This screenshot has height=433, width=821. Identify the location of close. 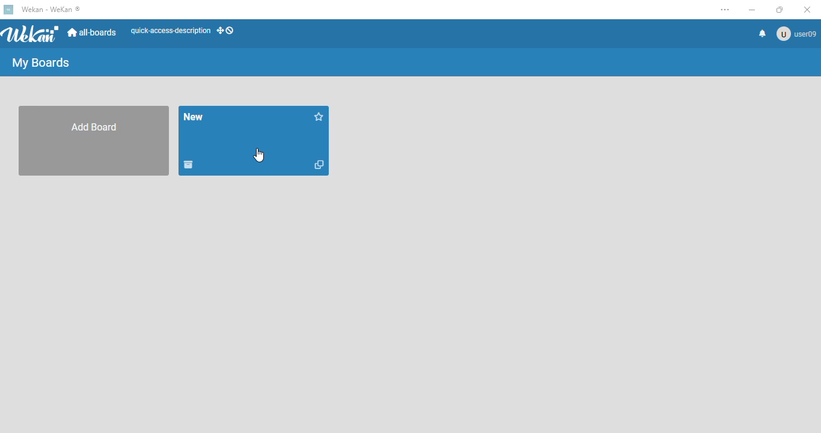
(807, 10).